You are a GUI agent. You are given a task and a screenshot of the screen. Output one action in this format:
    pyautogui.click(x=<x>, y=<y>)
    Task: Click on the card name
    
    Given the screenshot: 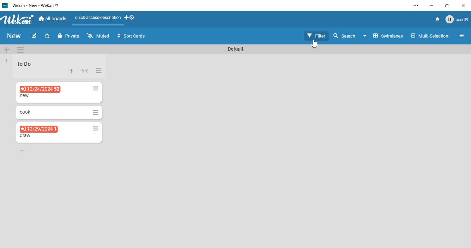 What is the action you would take?
    pyautogui.click(x=29, y=113)
    